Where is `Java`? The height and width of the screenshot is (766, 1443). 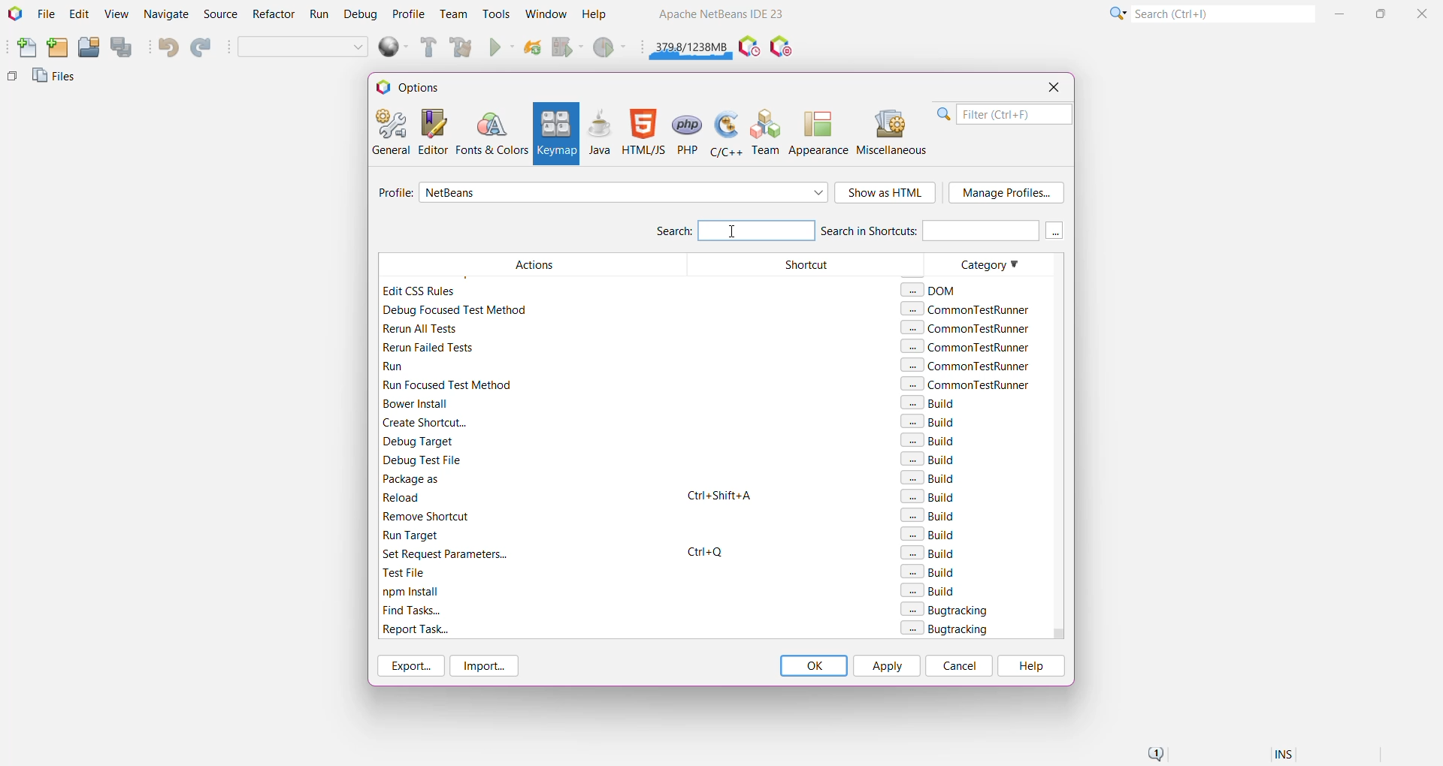
Java is located at coordinates (600, 132).